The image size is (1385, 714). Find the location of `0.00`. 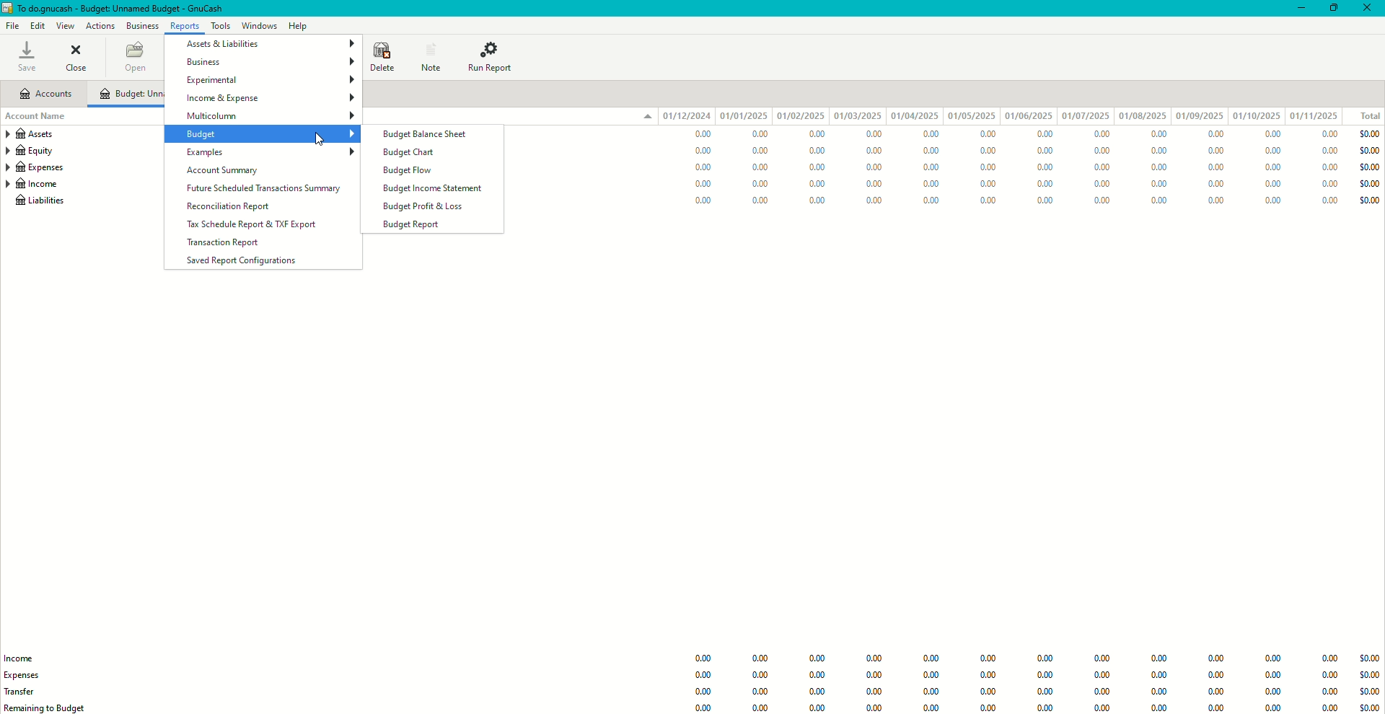

0.00 is located at coordinates (762, 676).